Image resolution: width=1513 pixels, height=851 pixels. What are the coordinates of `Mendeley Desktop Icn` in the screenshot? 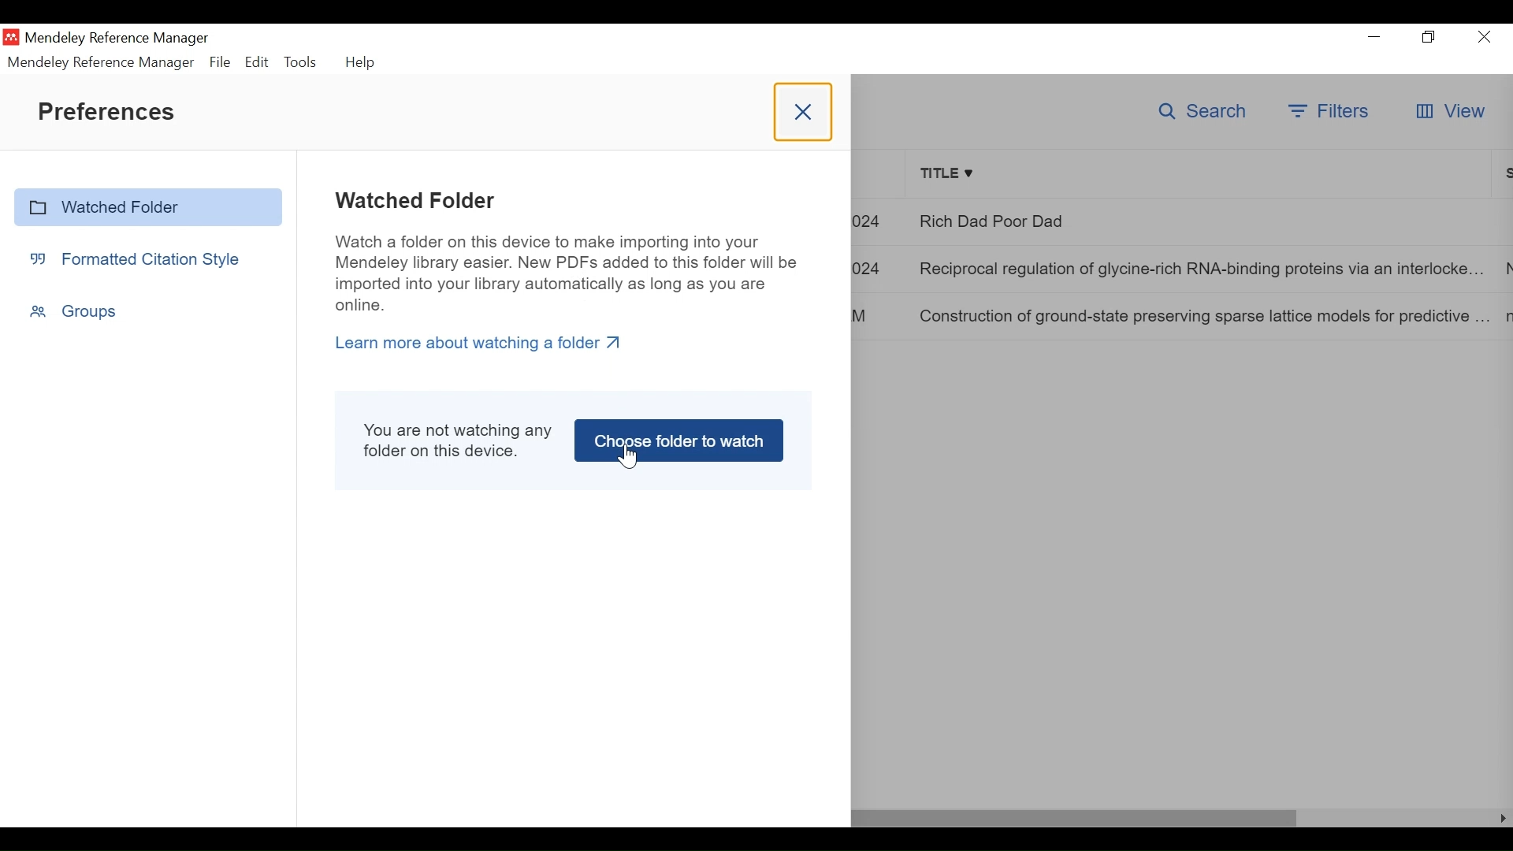 It's located at (10, 36).